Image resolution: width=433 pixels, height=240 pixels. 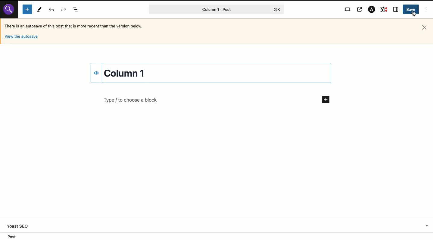 What do you see at coordinates (360, 10) in the screenshot?
I see `View post` at bounding box center [360, 10].